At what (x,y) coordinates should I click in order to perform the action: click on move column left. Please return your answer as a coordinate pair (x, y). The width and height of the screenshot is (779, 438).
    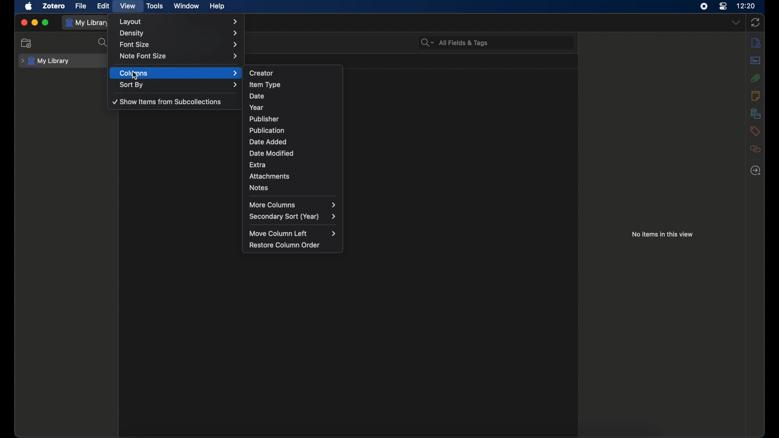
    Looking at the image, I should click on (293, 233).